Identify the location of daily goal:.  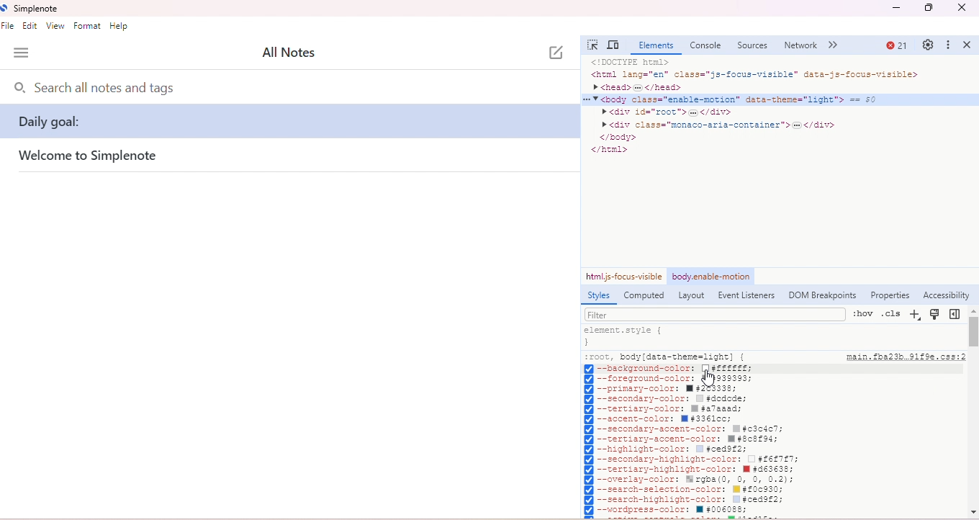
(289, 122).